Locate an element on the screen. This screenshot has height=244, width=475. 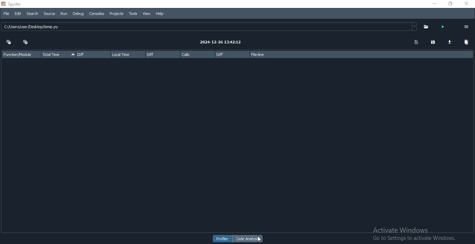
function/module is located at coordinates (20, 54).